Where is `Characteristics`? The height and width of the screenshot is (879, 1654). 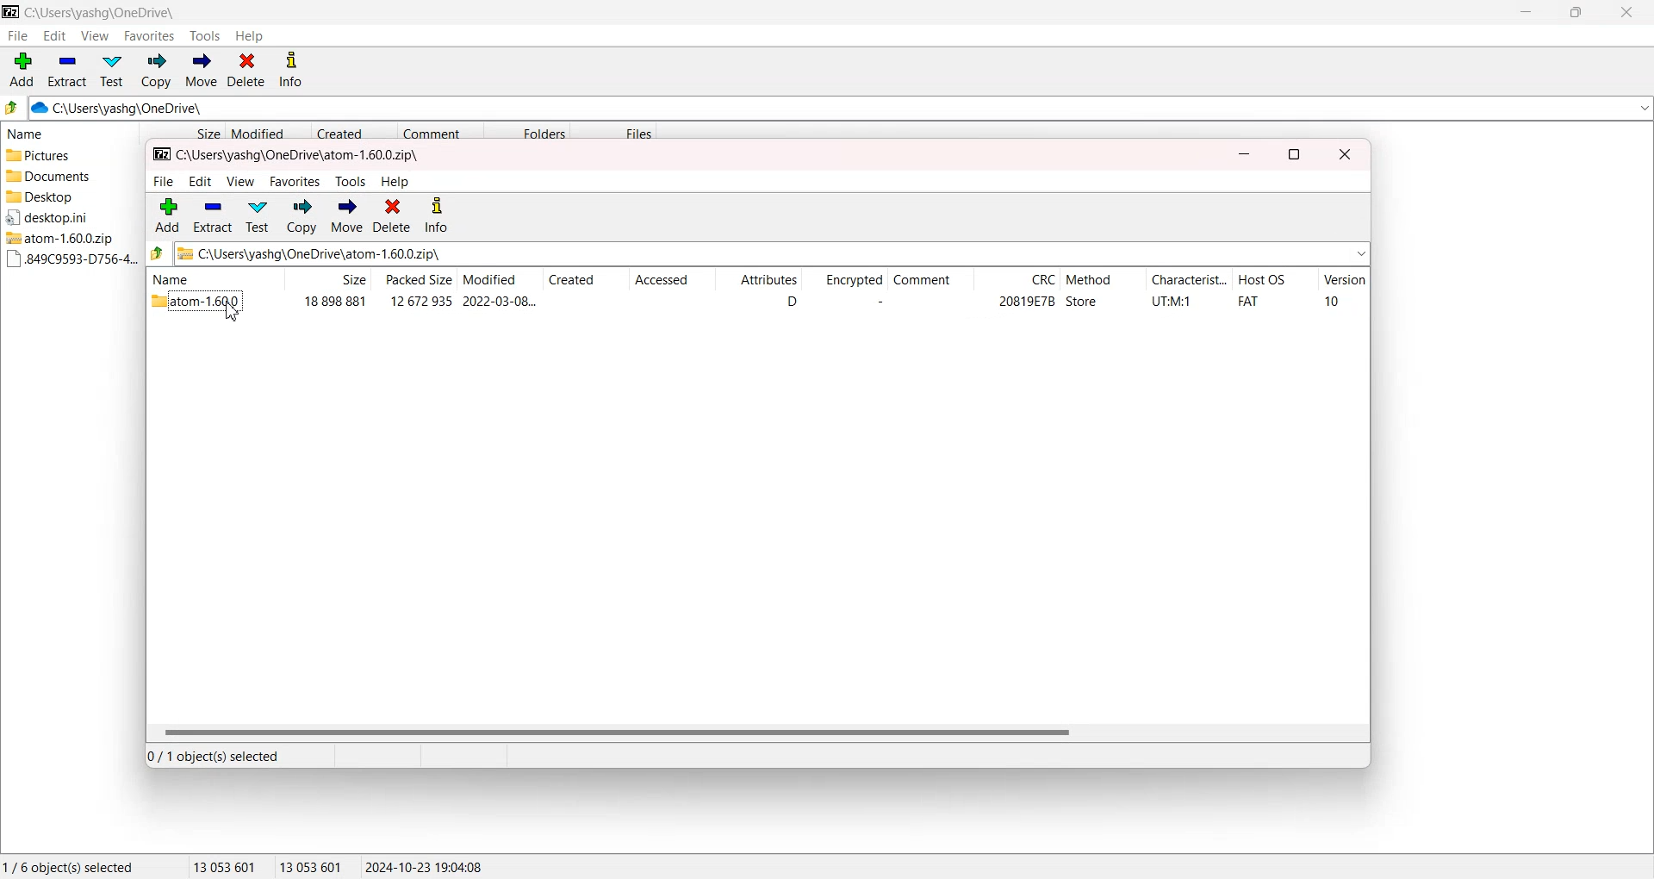
Characteristics is located at coordinates (1189, 281).